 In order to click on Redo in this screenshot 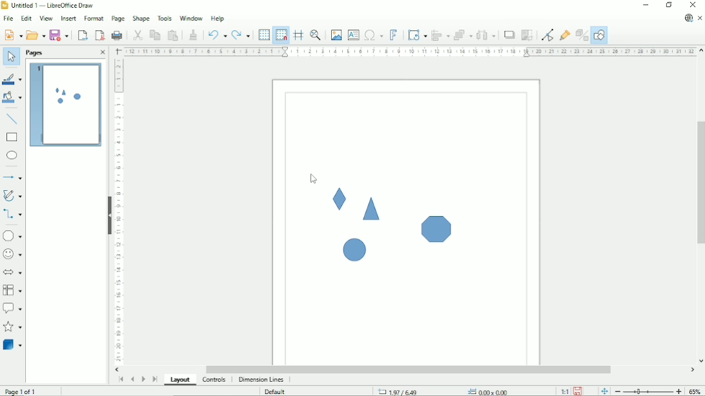, I will do `click(241, 35)`.